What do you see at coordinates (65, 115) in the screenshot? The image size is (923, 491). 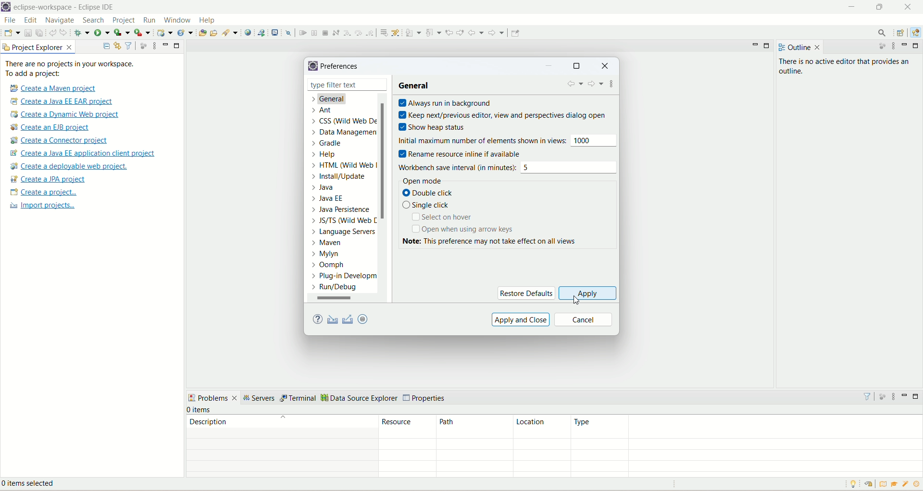 I see `create a Dynamic web project` at bounding box center [65, 115].